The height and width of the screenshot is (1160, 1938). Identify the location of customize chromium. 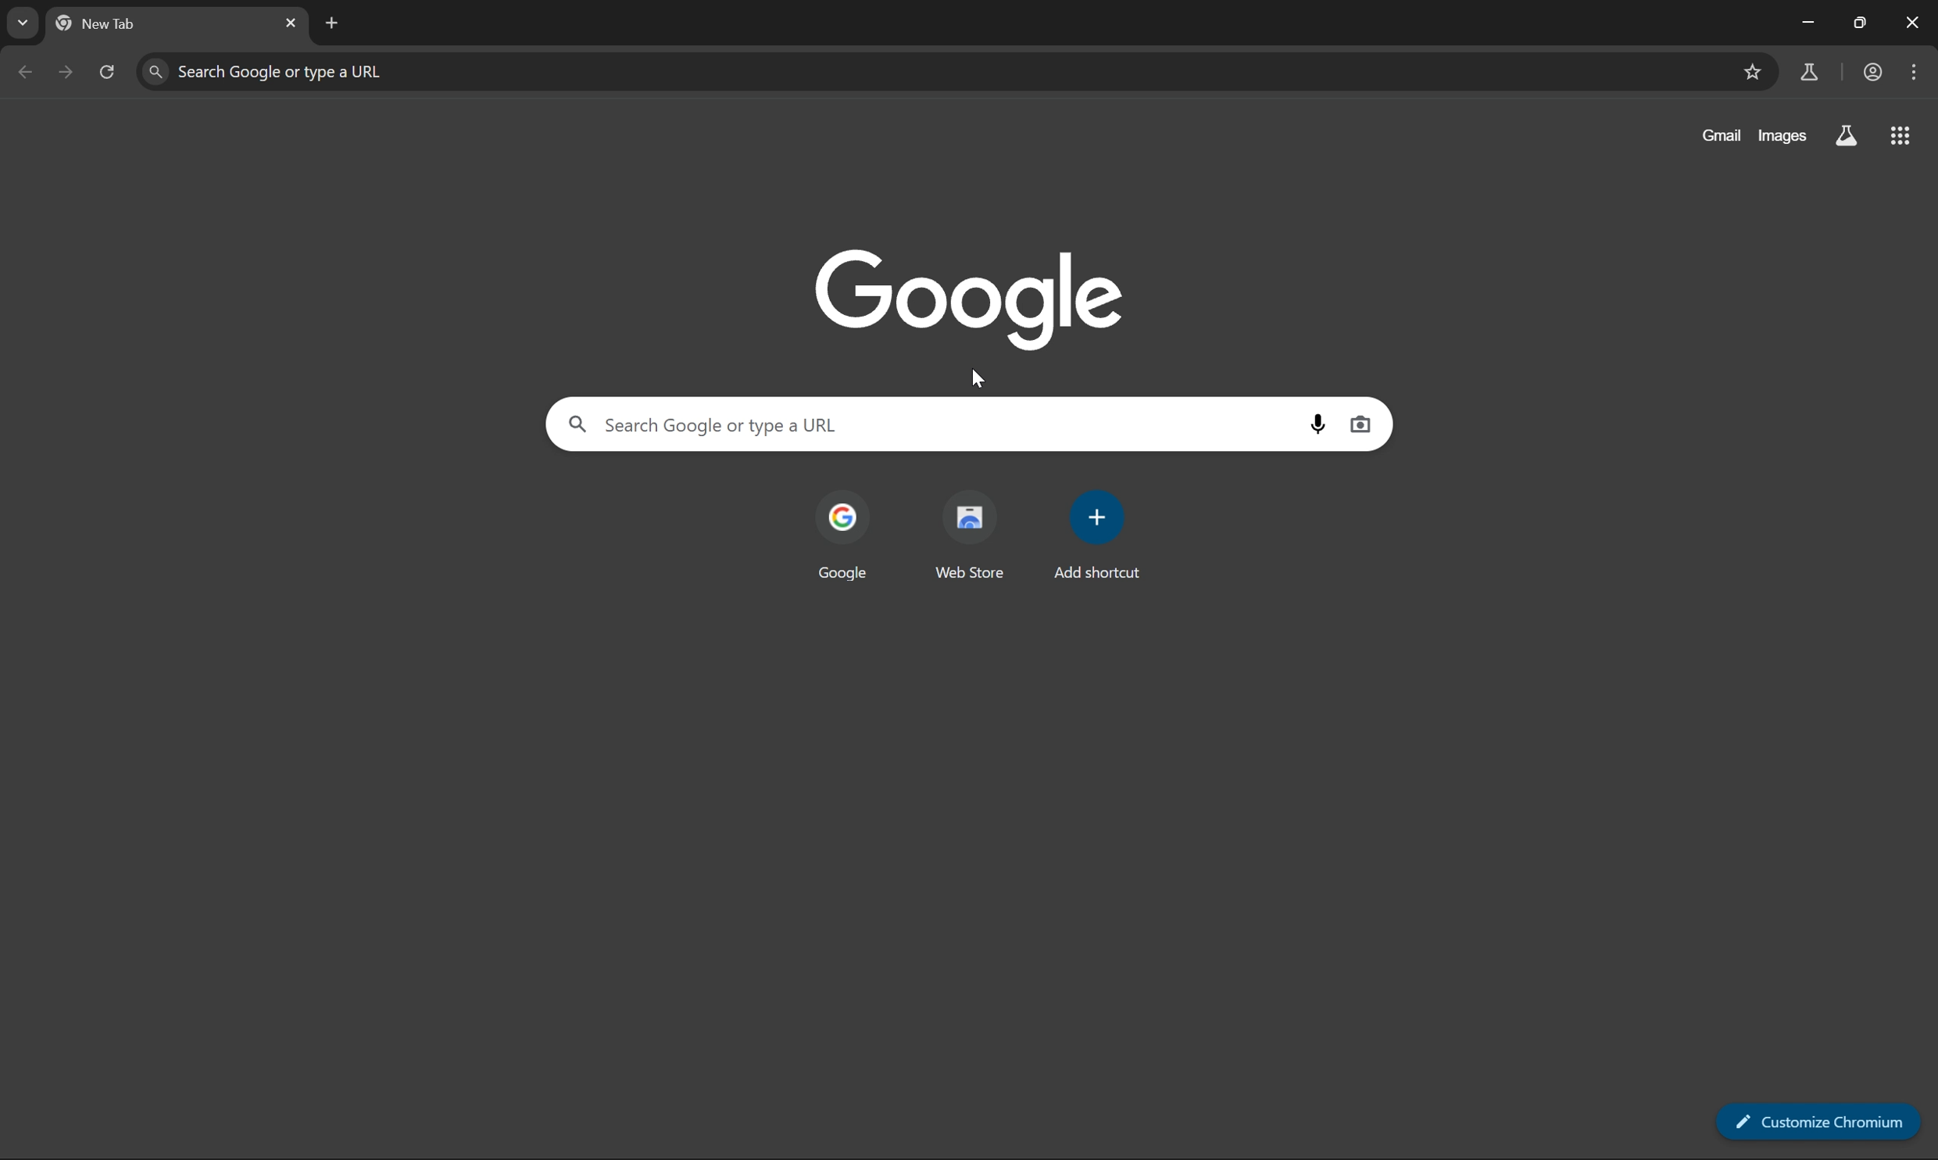
(1819, 1119).